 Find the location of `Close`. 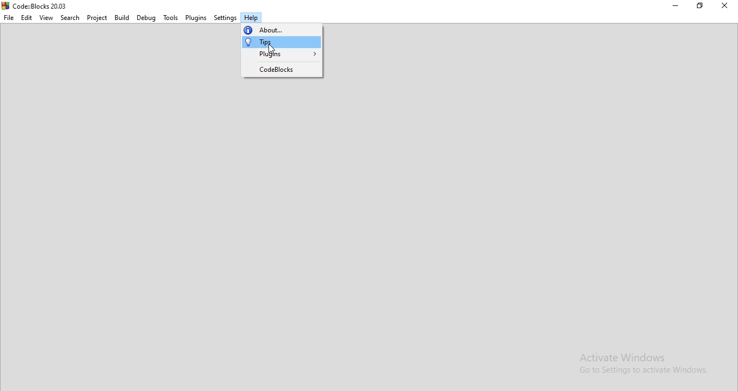

Close is located at coordinates (725, 5).